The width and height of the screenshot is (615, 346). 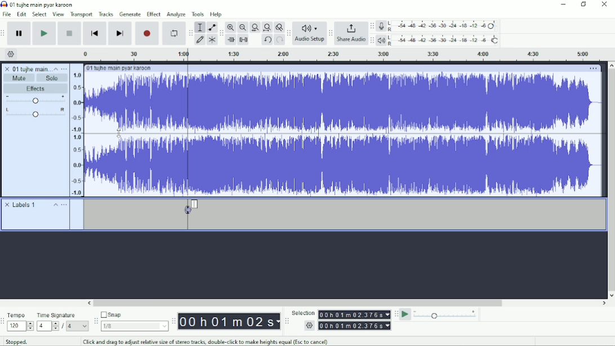 What do you see at coordinates (64, 204) in the screenshot?
I see `Open menu` at bounding box center [64, 204].